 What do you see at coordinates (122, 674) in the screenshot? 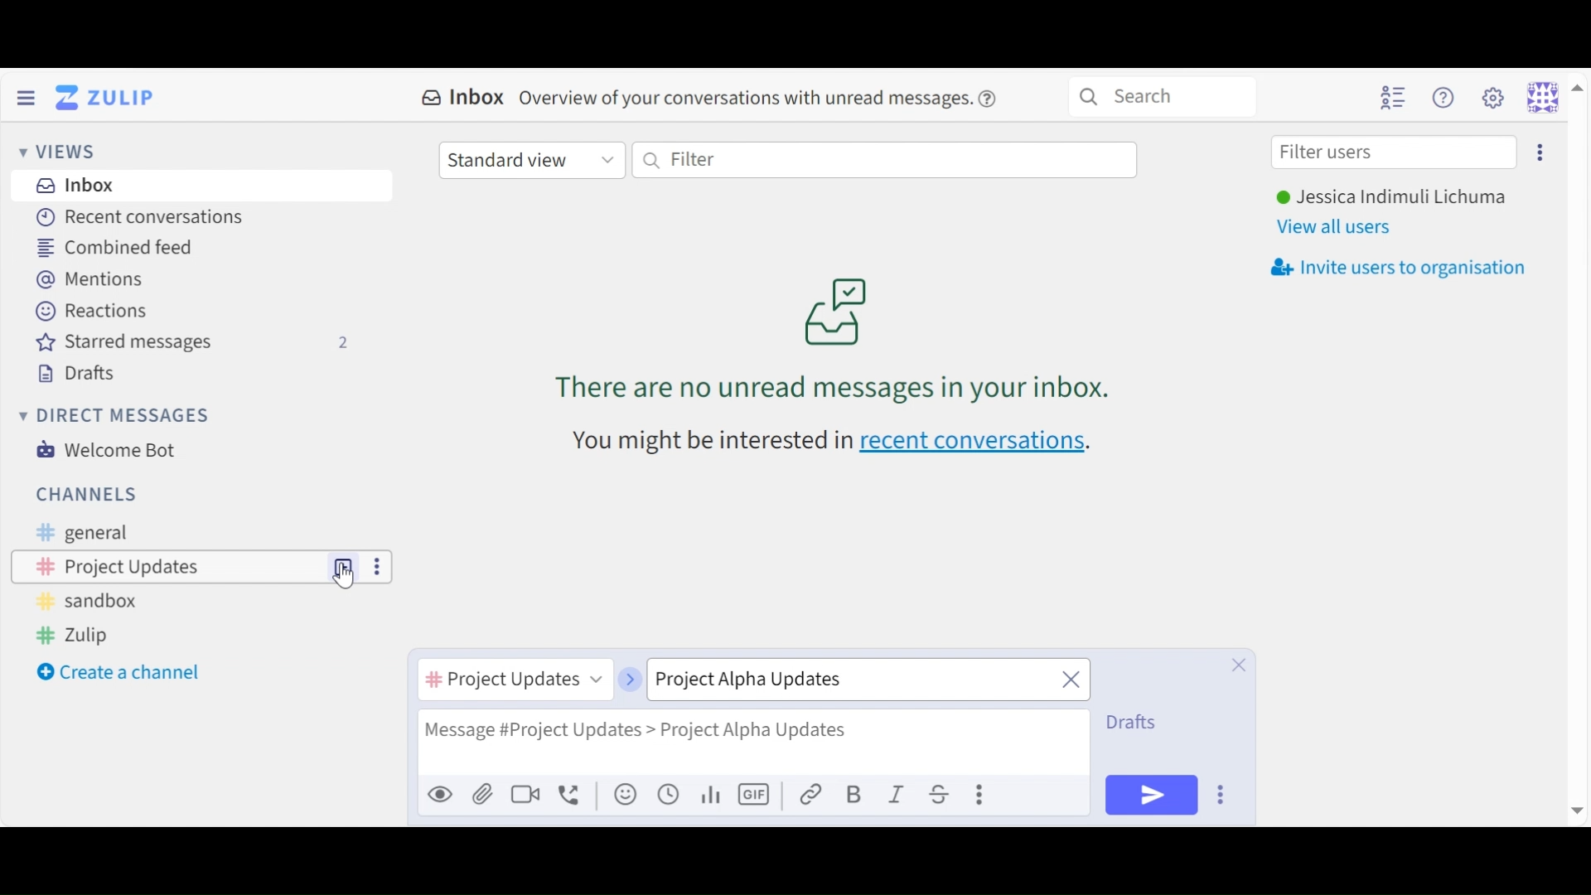
I see `Create a channel` at bounding box center [122, 674].